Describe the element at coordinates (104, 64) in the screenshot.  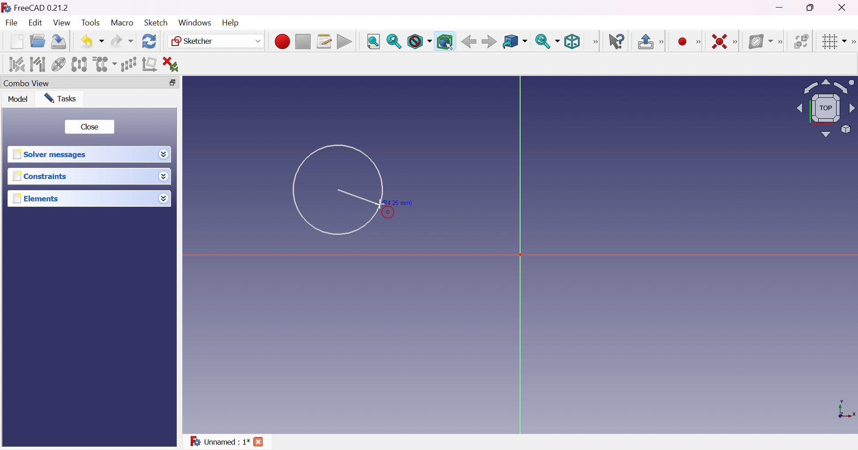
I see `Clone` at that location.